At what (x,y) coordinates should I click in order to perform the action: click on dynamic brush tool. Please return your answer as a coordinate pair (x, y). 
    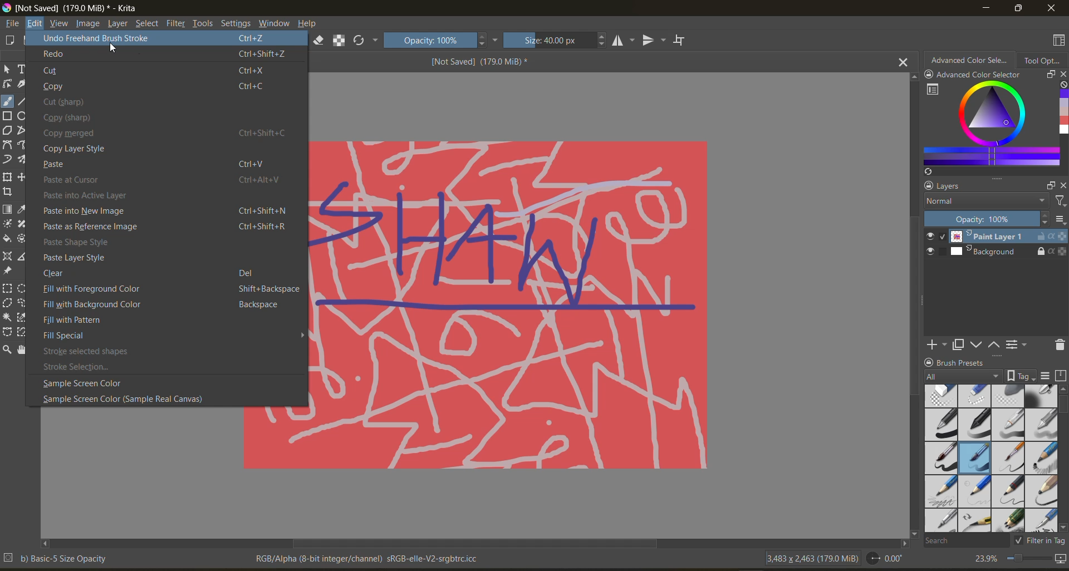
    Looking at the image, I should click on (8, 160).